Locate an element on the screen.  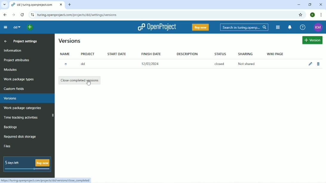
Custom fields is located at coordinates (15, 89).